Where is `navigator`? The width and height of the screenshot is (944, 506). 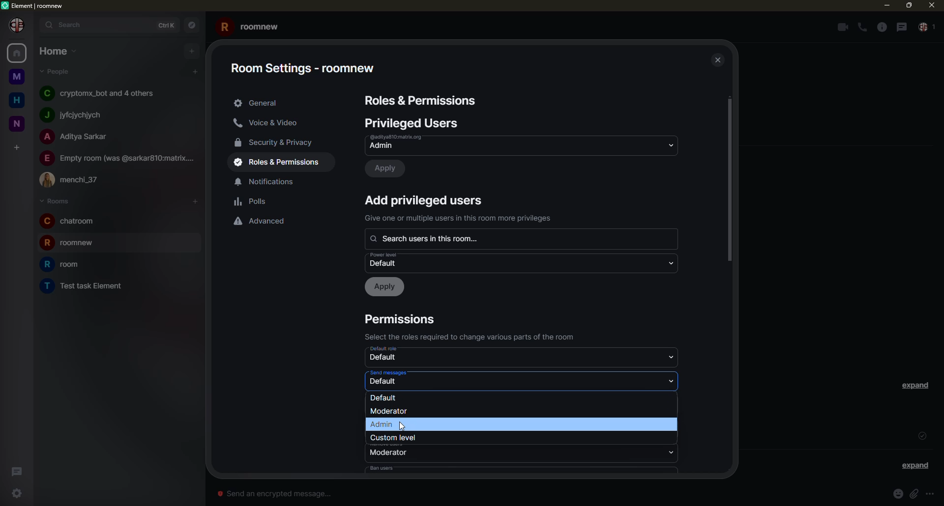
navigator is located at coordinates (193, 24).